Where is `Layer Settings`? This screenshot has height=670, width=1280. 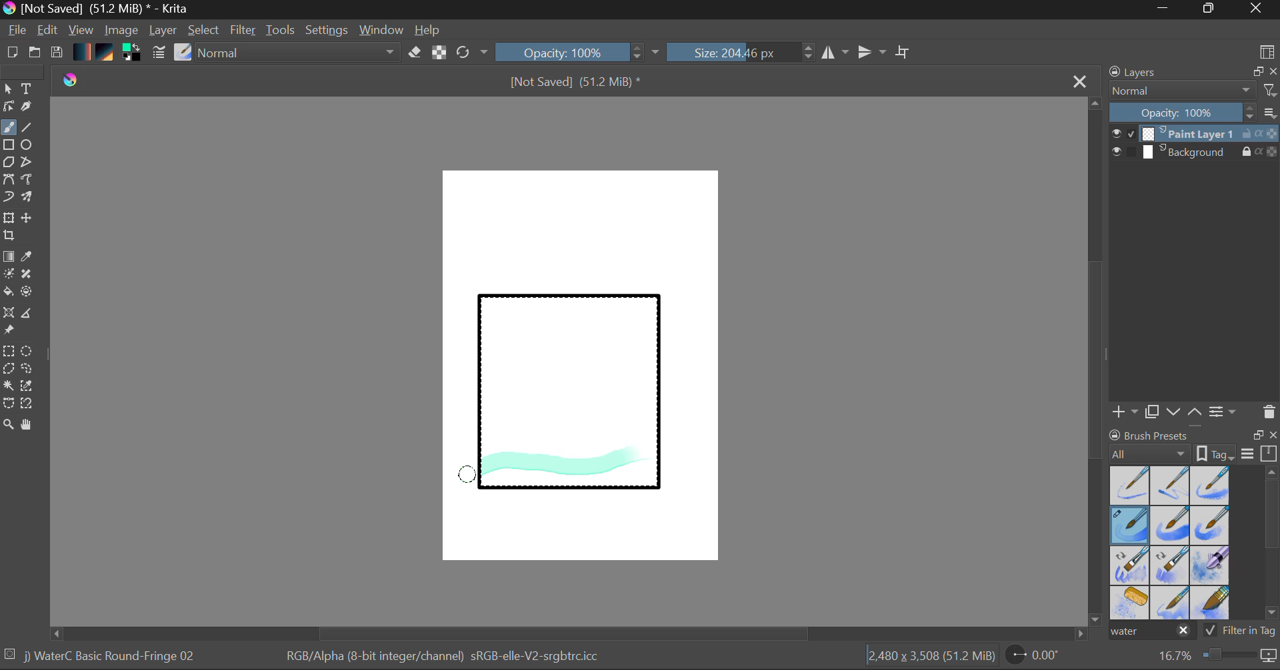
Layer Settings is located at coordinates (1223, 411).